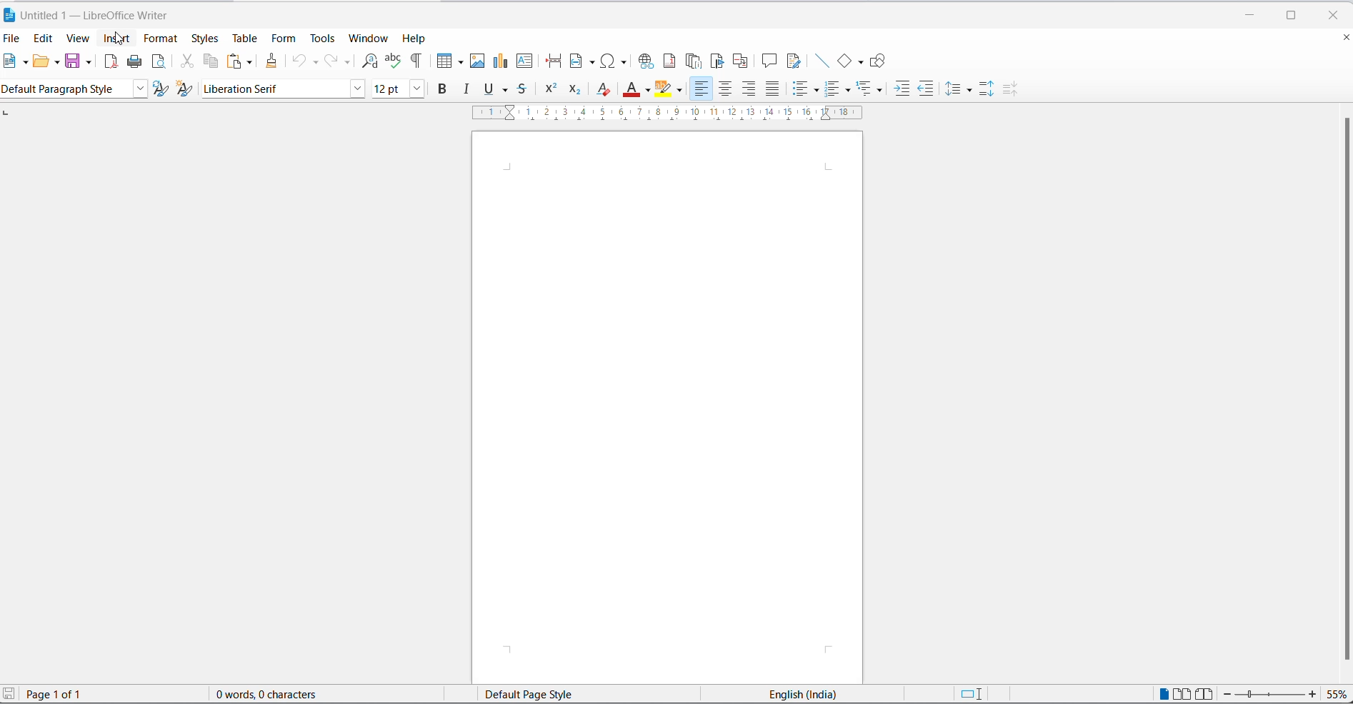 The image size is (1353, 704). What do you see at coordinates (298, 61) in the screenshot?
I see `undo` at bounding box center [298, 61].